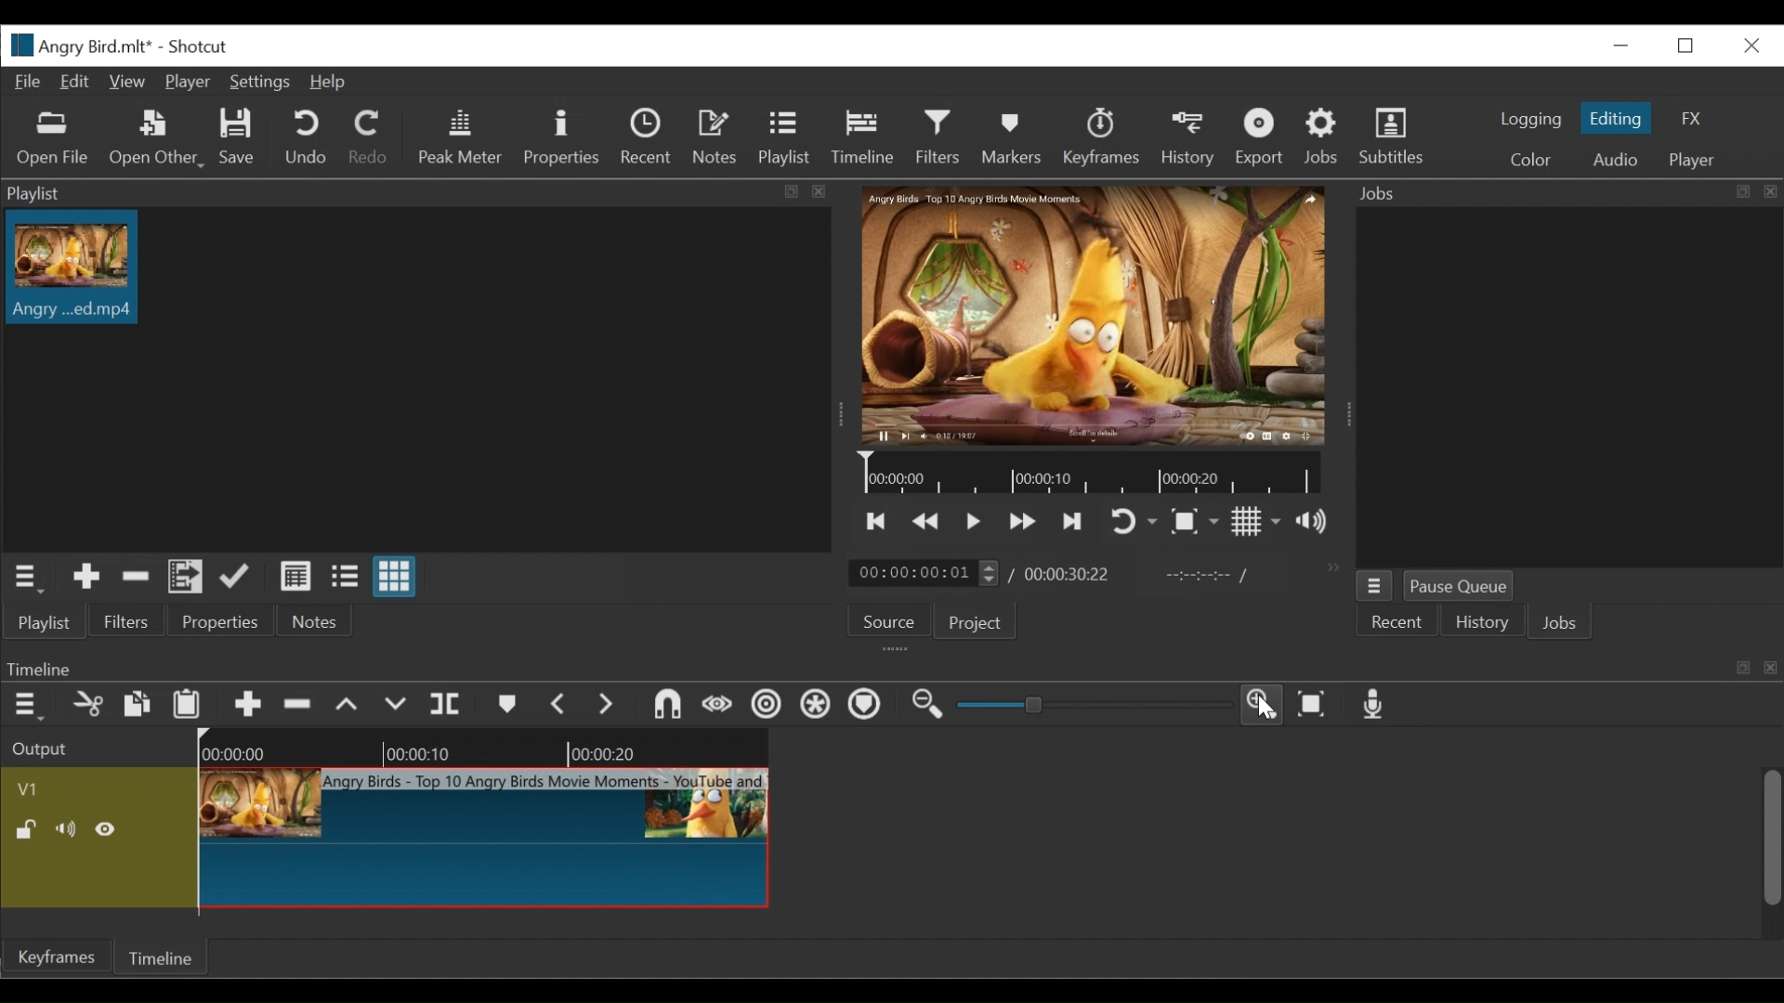 The image size is (1784, 1003). I want to click on Skip to the previous point, so click(876, 521).